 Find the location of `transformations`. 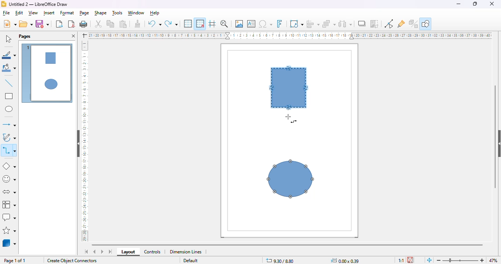

transformations is located at coordinates (296, 24).